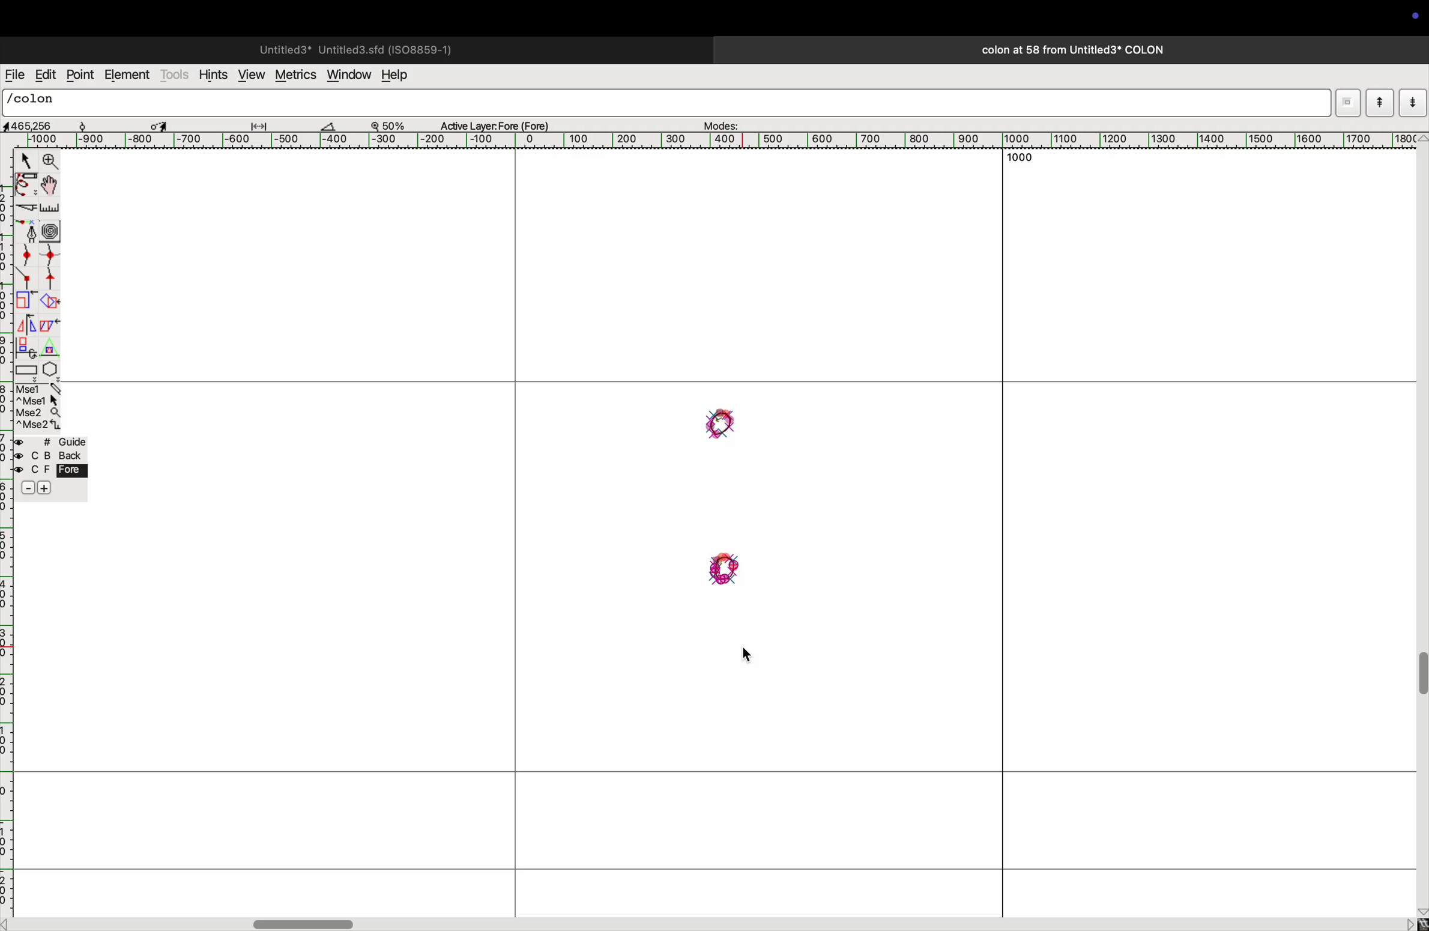  Describe the element at coordinates (214, 73) in the screenshot. I see `hints` at that location.